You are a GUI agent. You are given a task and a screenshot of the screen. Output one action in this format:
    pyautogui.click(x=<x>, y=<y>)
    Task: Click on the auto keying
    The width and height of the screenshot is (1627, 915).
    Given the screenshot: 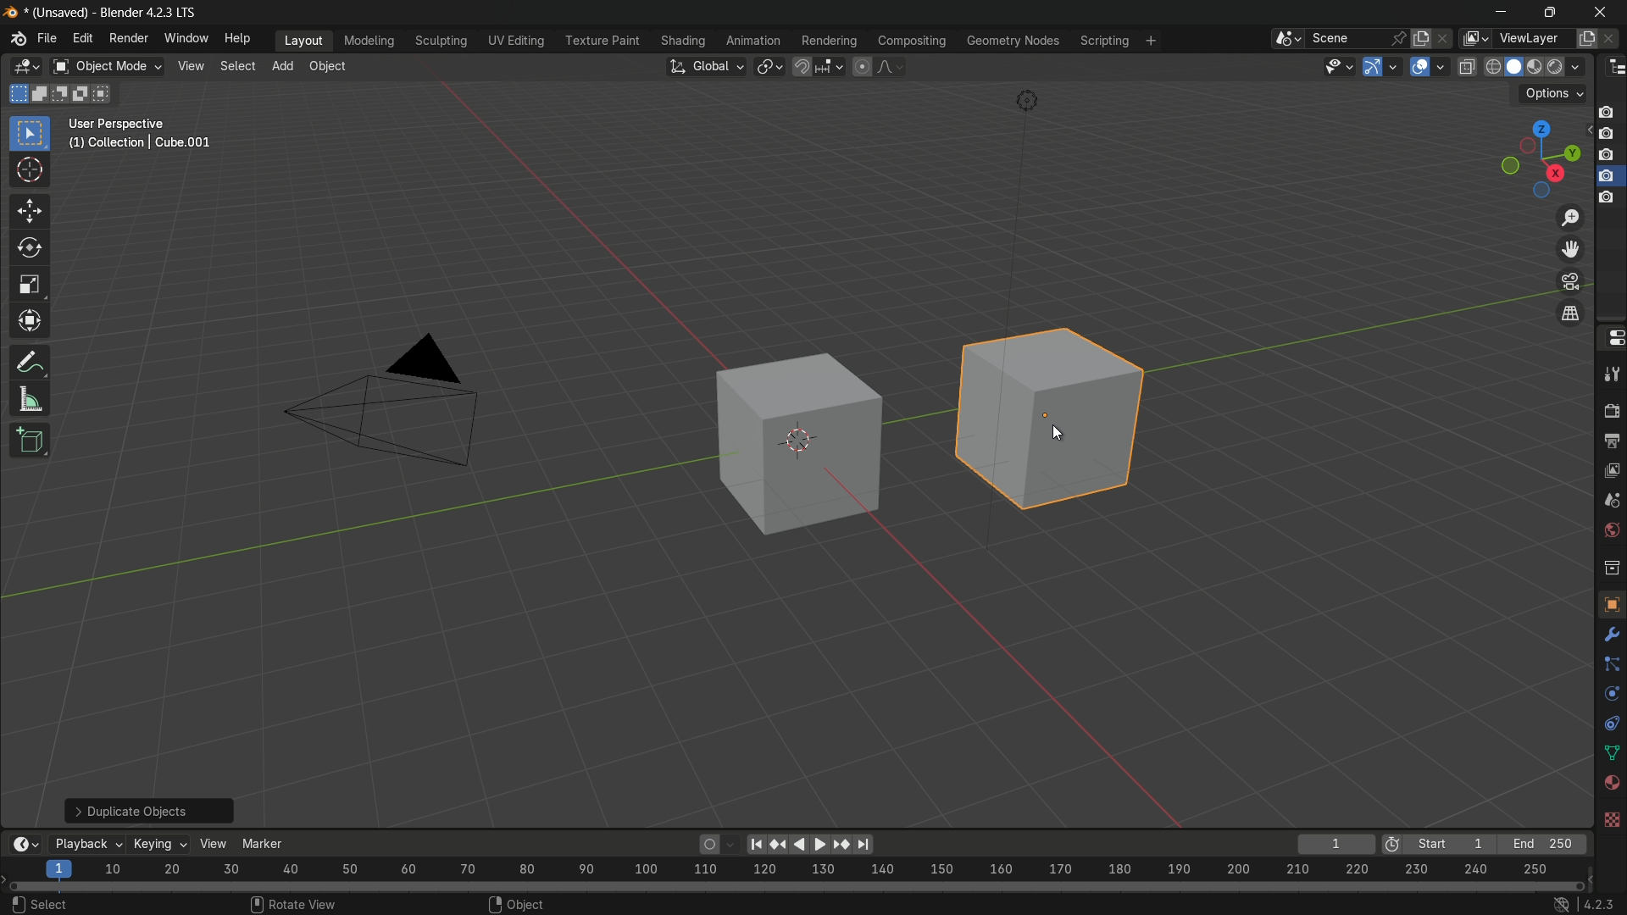 What is the action you would take?
    pyautogui.click(x=707, y=846)
    